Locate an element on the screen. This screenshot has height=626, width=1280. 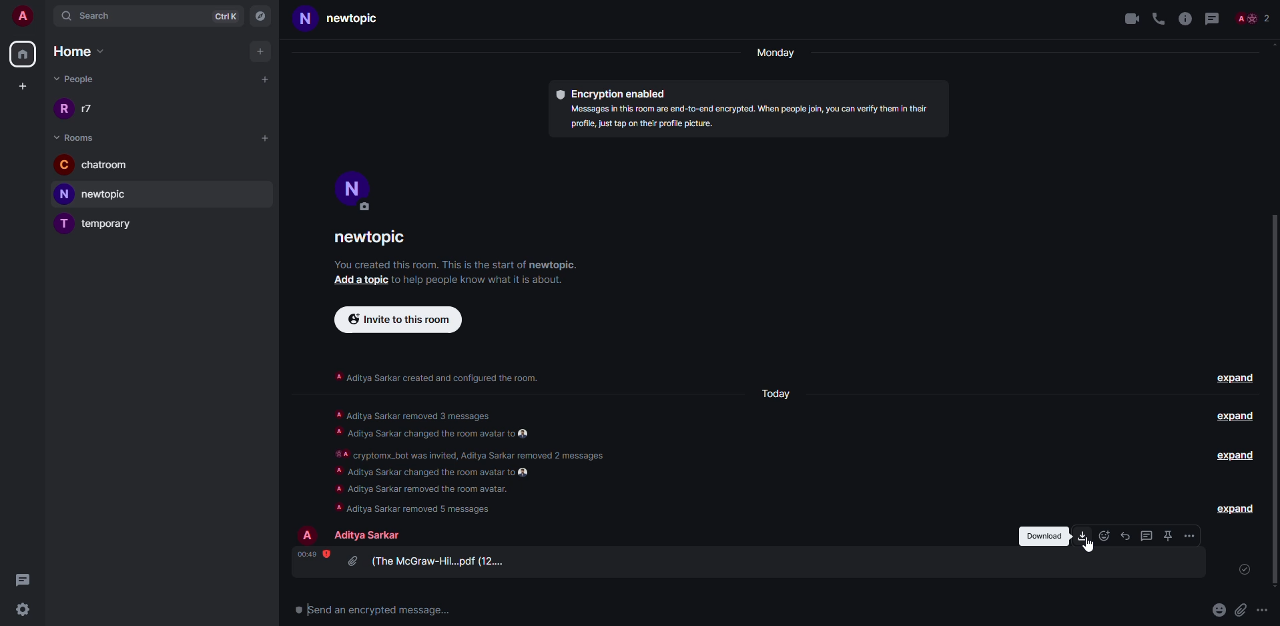
home is located at coordinates (24, 54).